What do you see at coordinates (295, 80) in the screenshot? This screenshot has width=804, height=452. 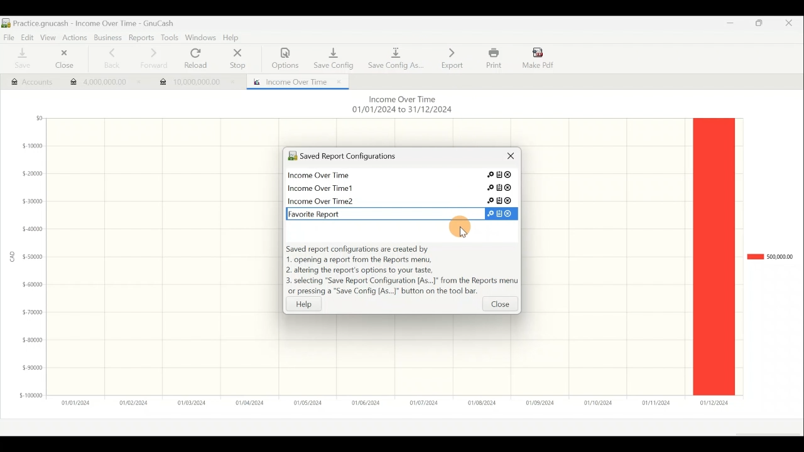 I see `Report` at bounding box center [295, 80].